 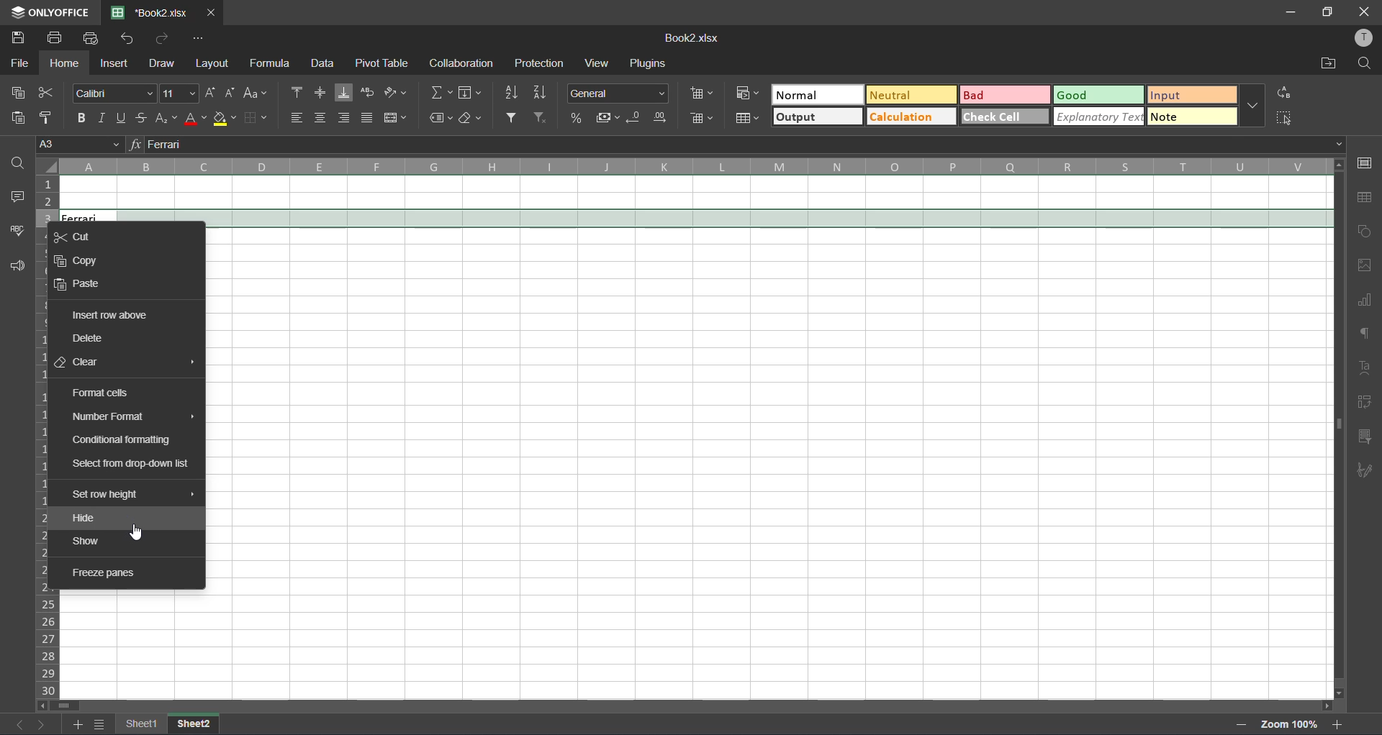 I want to click on font style, so click(x=112, y=93).